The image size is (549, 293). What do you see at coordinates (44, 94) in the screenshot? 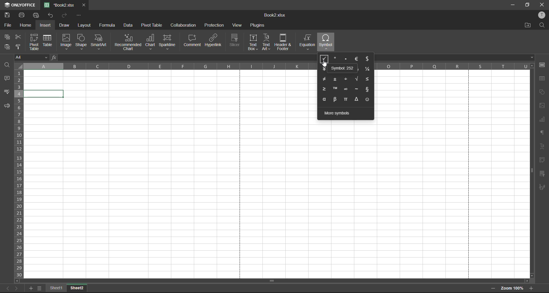
I see `selected cell` at bounding box center [44, 94].